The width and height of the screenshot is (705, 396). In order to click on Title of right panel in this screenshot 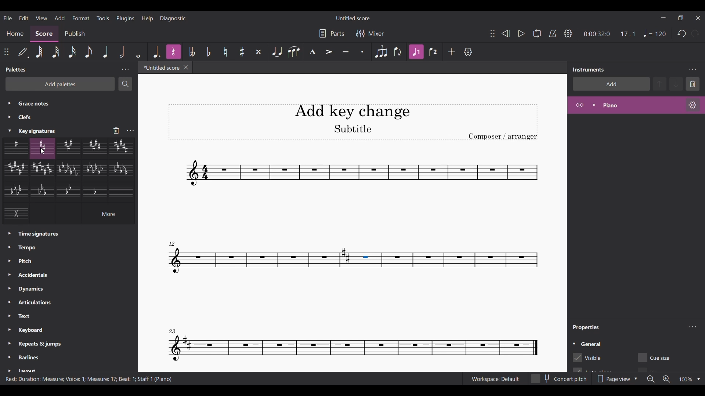, I will do `click(589, 69)`.